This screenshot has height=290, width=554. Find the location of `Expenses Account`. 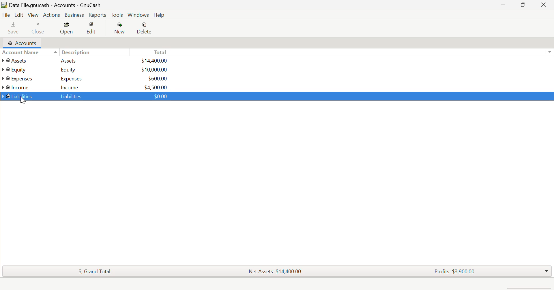

Expenses Account is located at coordinates (17, 78).